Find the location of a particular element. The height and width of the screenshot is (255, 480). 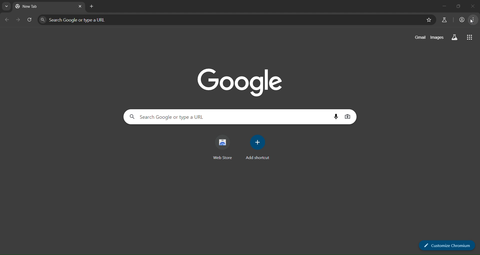

maximize is located at coordinates (474, 5).